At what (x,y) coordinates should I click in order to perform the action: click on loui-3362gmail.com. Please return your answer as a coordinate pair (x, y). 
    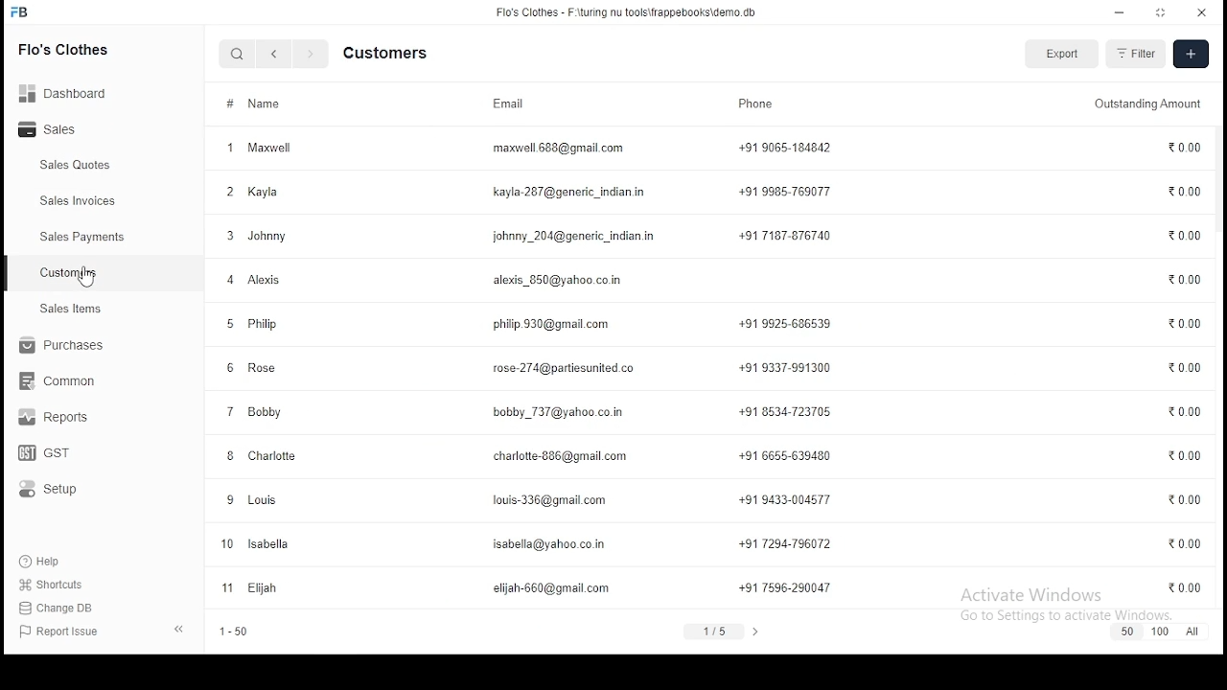
    Looking at the image, I should click on (555, 501).